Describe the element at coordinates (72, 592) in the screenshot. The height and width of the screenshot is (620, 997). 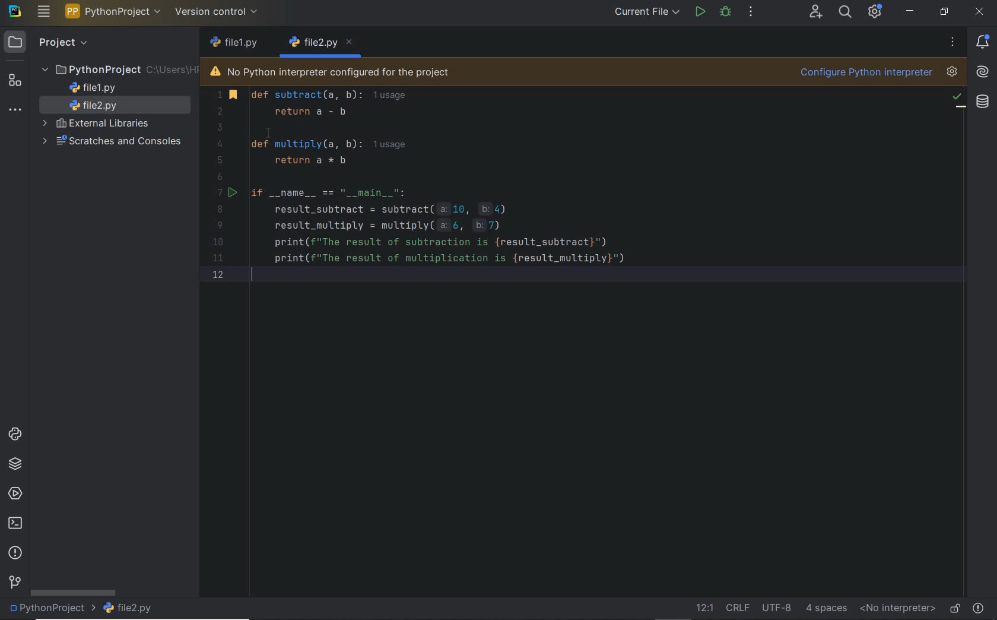
I see `scrollbar` at that location.